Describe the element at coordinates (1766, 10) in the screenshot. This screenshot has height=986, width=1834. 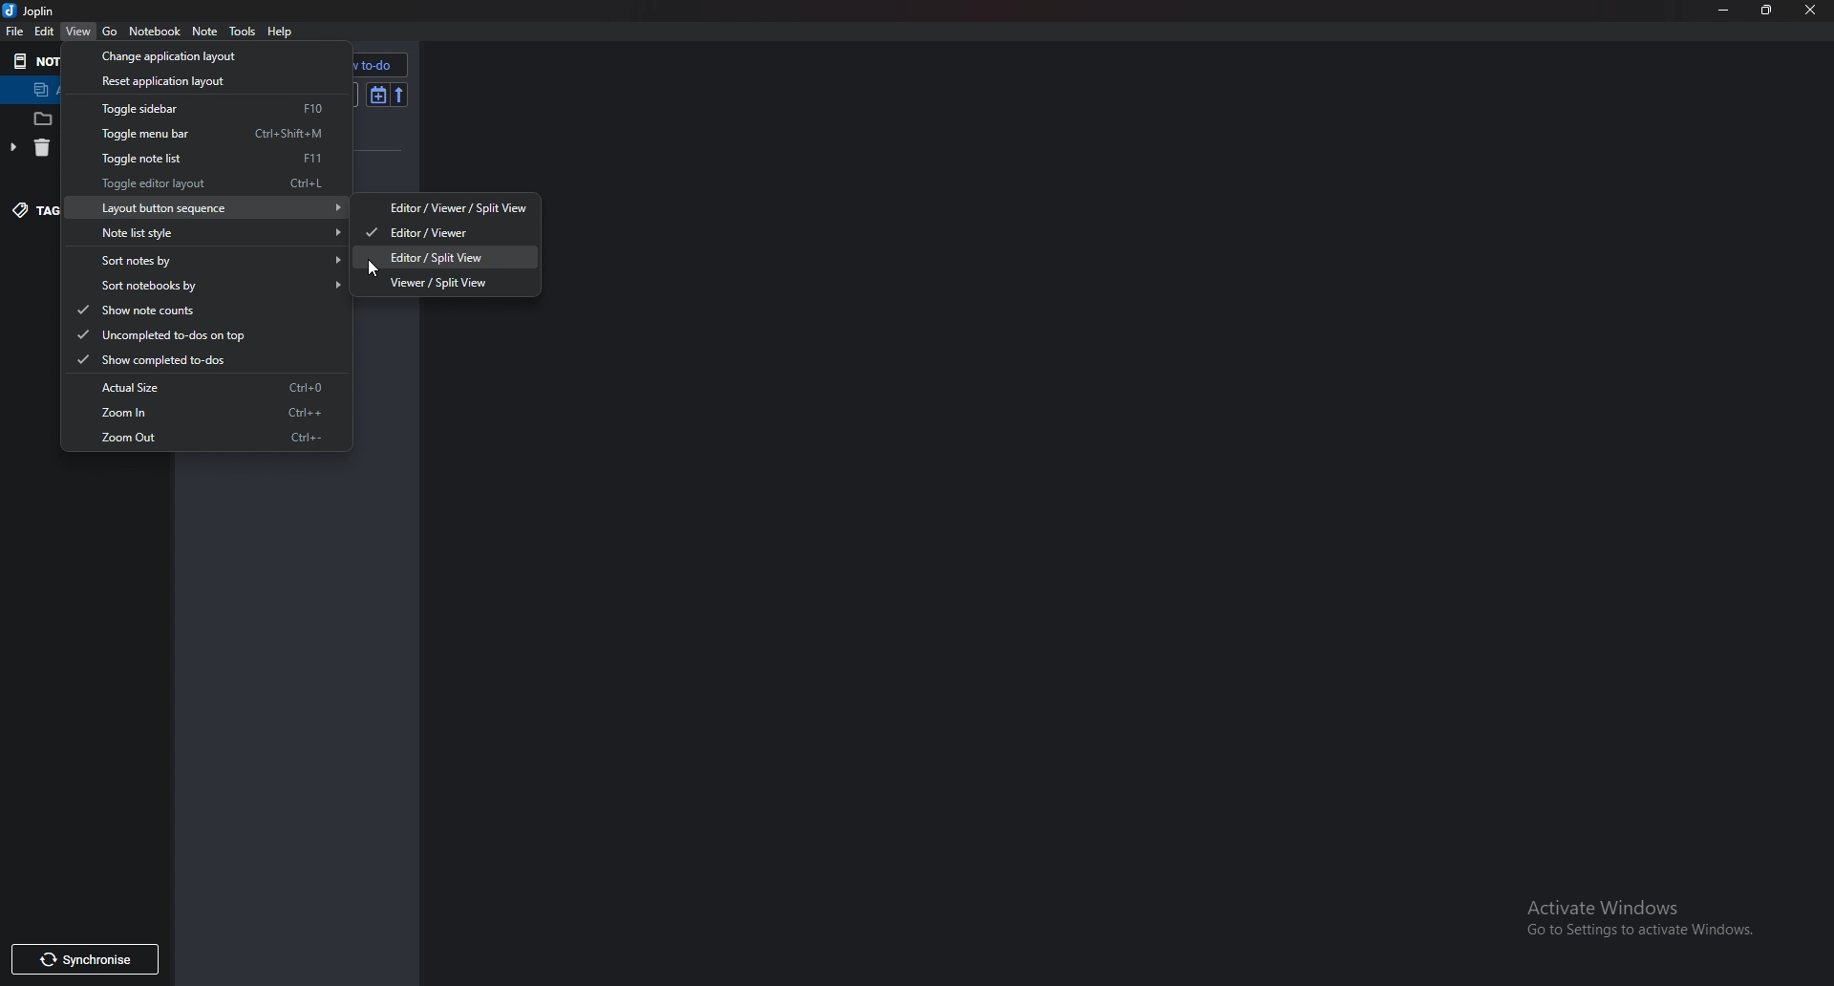
I see `Resize` at that location.